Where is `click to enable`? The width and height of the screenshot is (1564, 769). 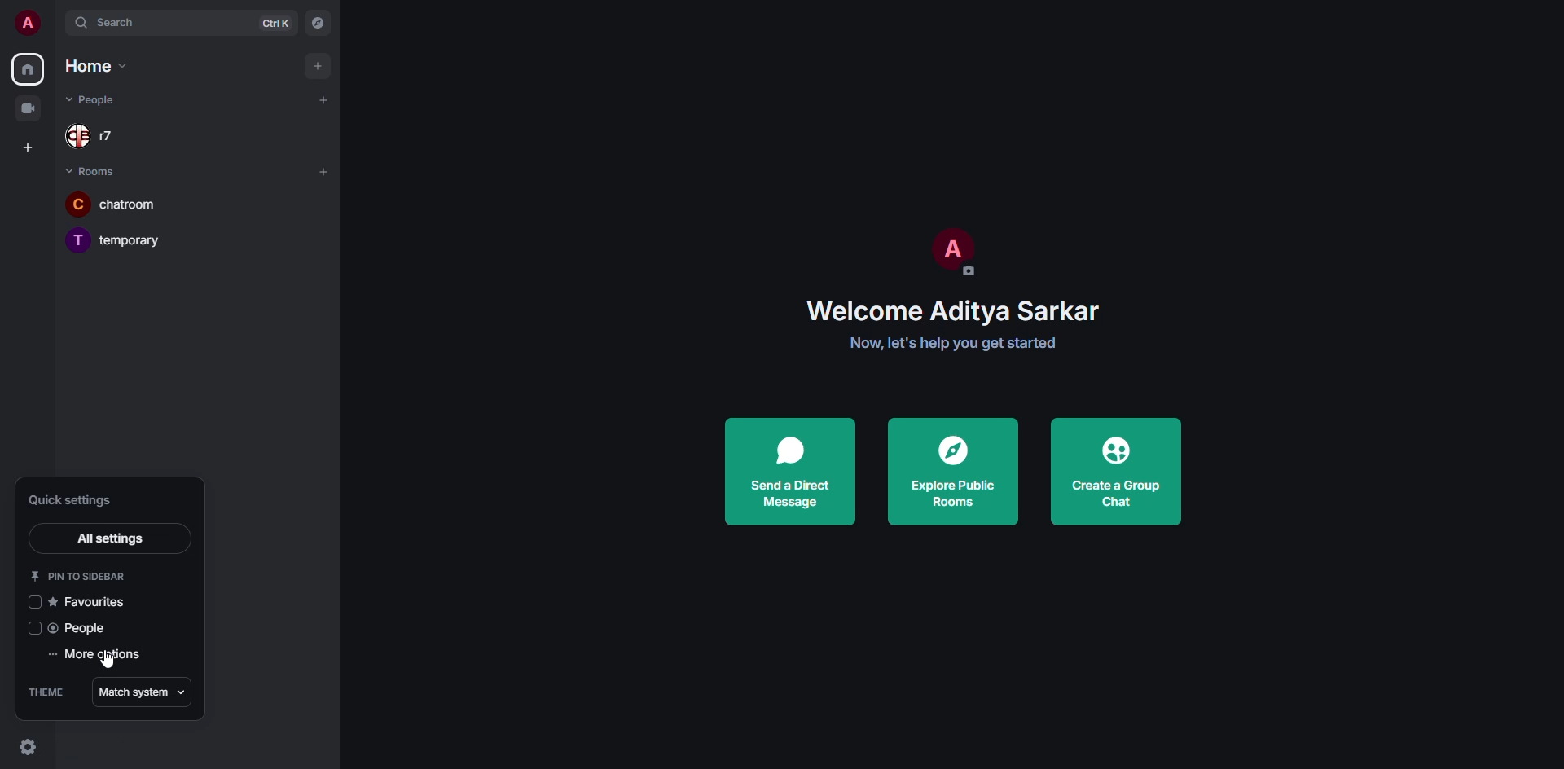 click to enable is located at coordinates (33, 629).